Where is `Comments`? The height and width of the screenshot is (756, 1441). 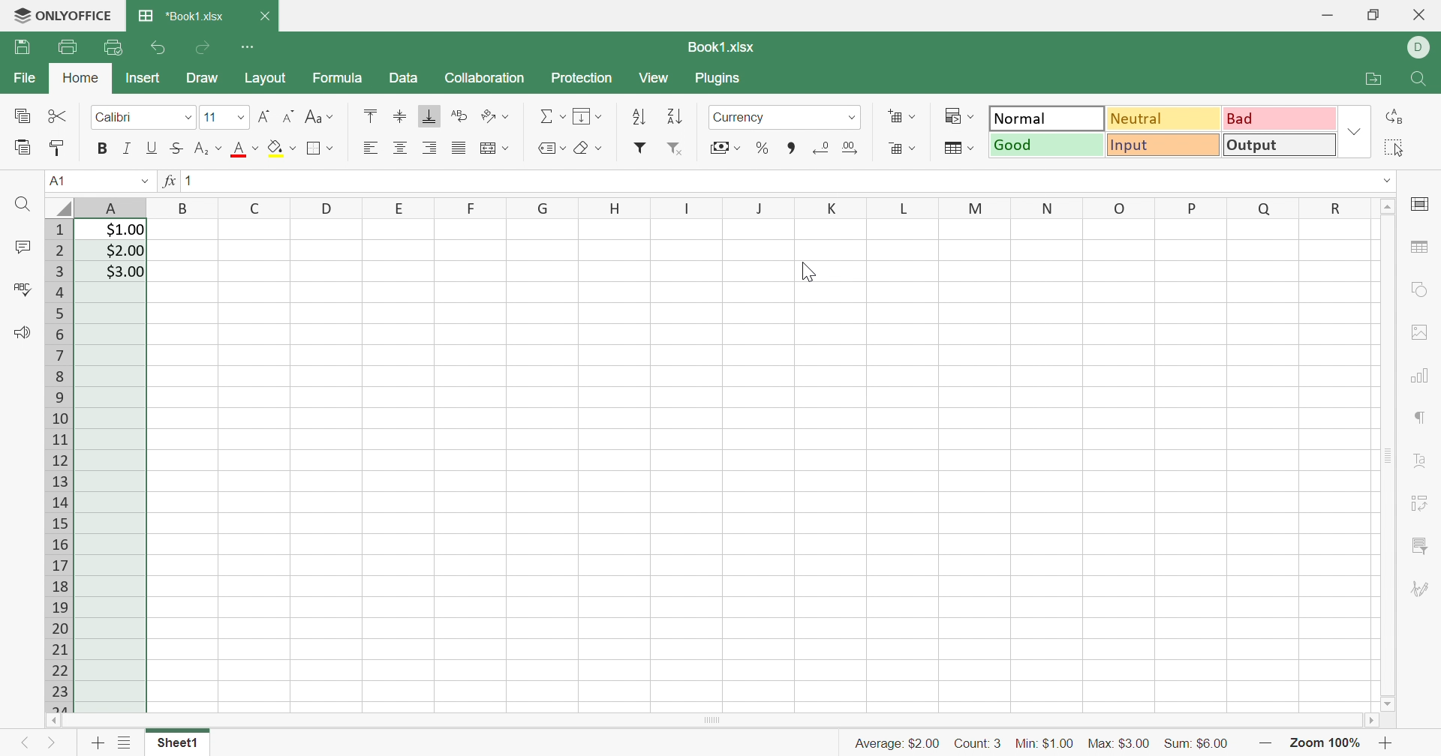
Comments is located at coordinates (26, 247).